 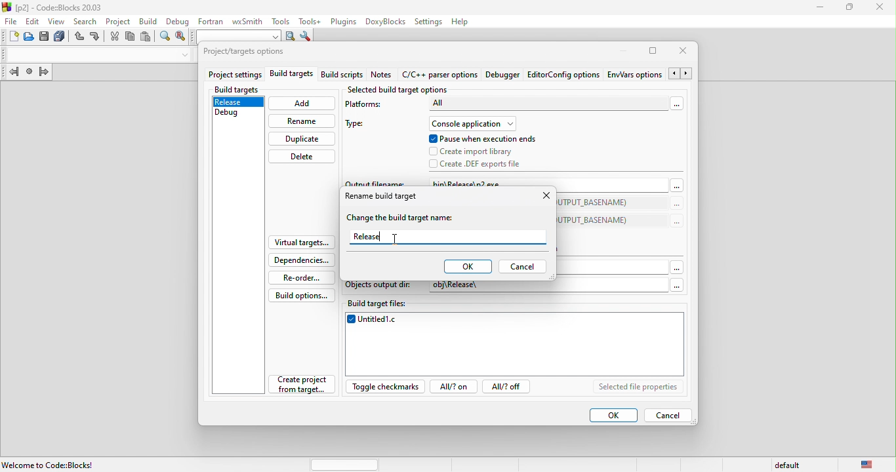 What do you see at coordinates (360, 125) in the screenshot?
I see `type` at bounding box center [360, 125].